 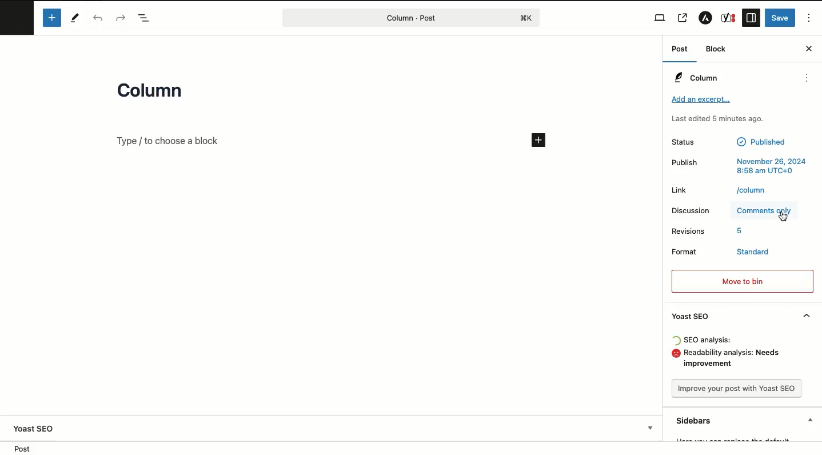 What do you see at coordinates (717, 49) in the screenshot?
I see `Block` at bounding box center [717, 49].